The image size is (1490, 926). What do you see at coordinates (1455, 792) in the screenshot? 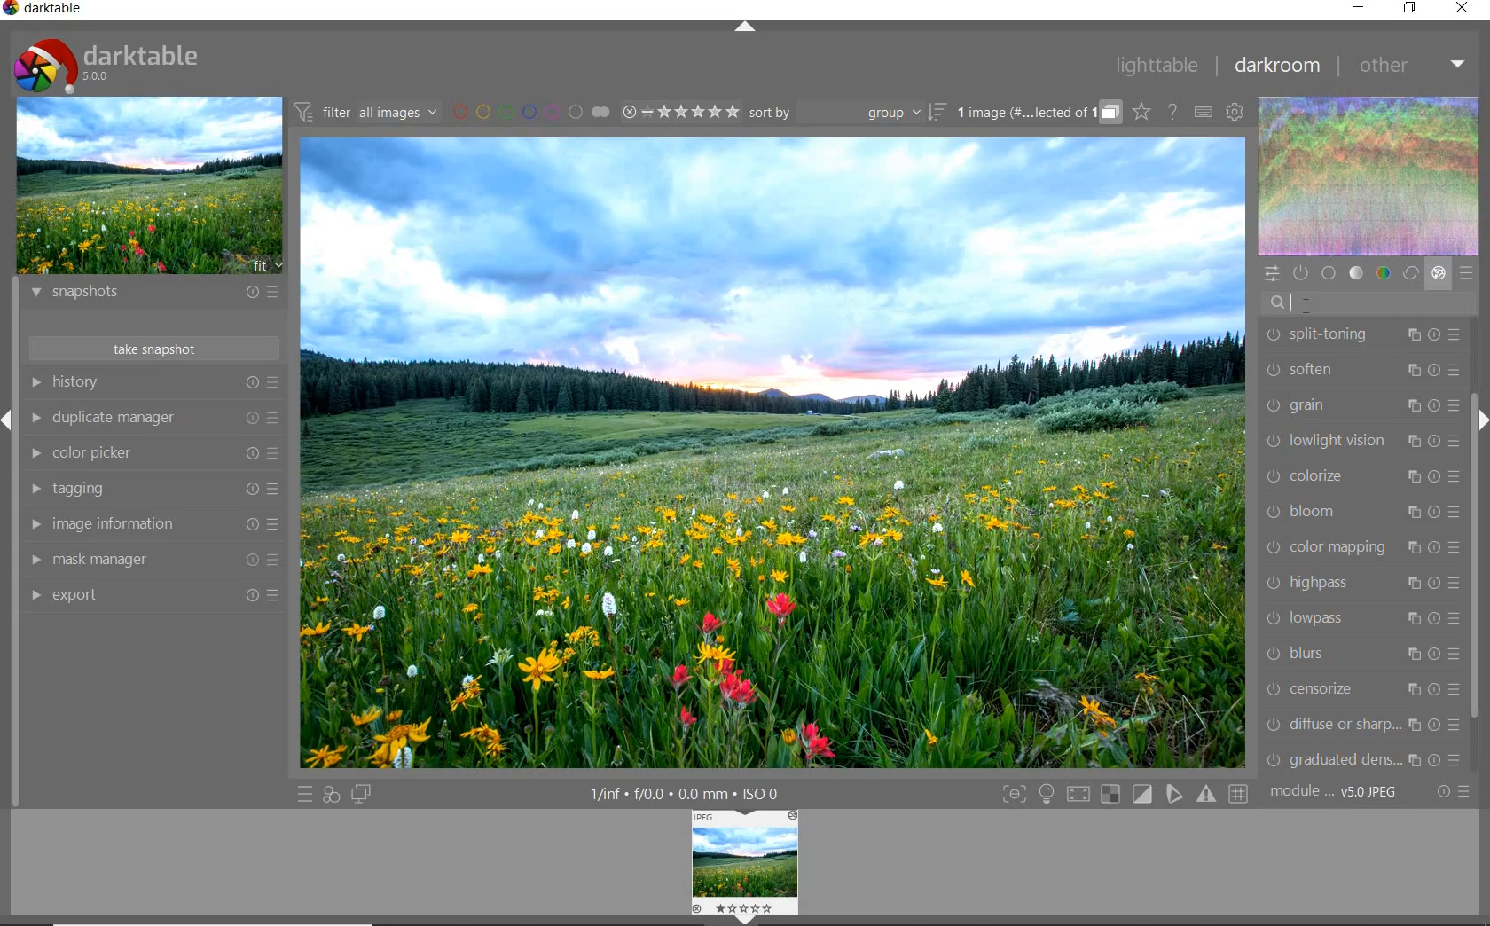
I see `reset or presets and preferences` at bounding box center [1455, 792].